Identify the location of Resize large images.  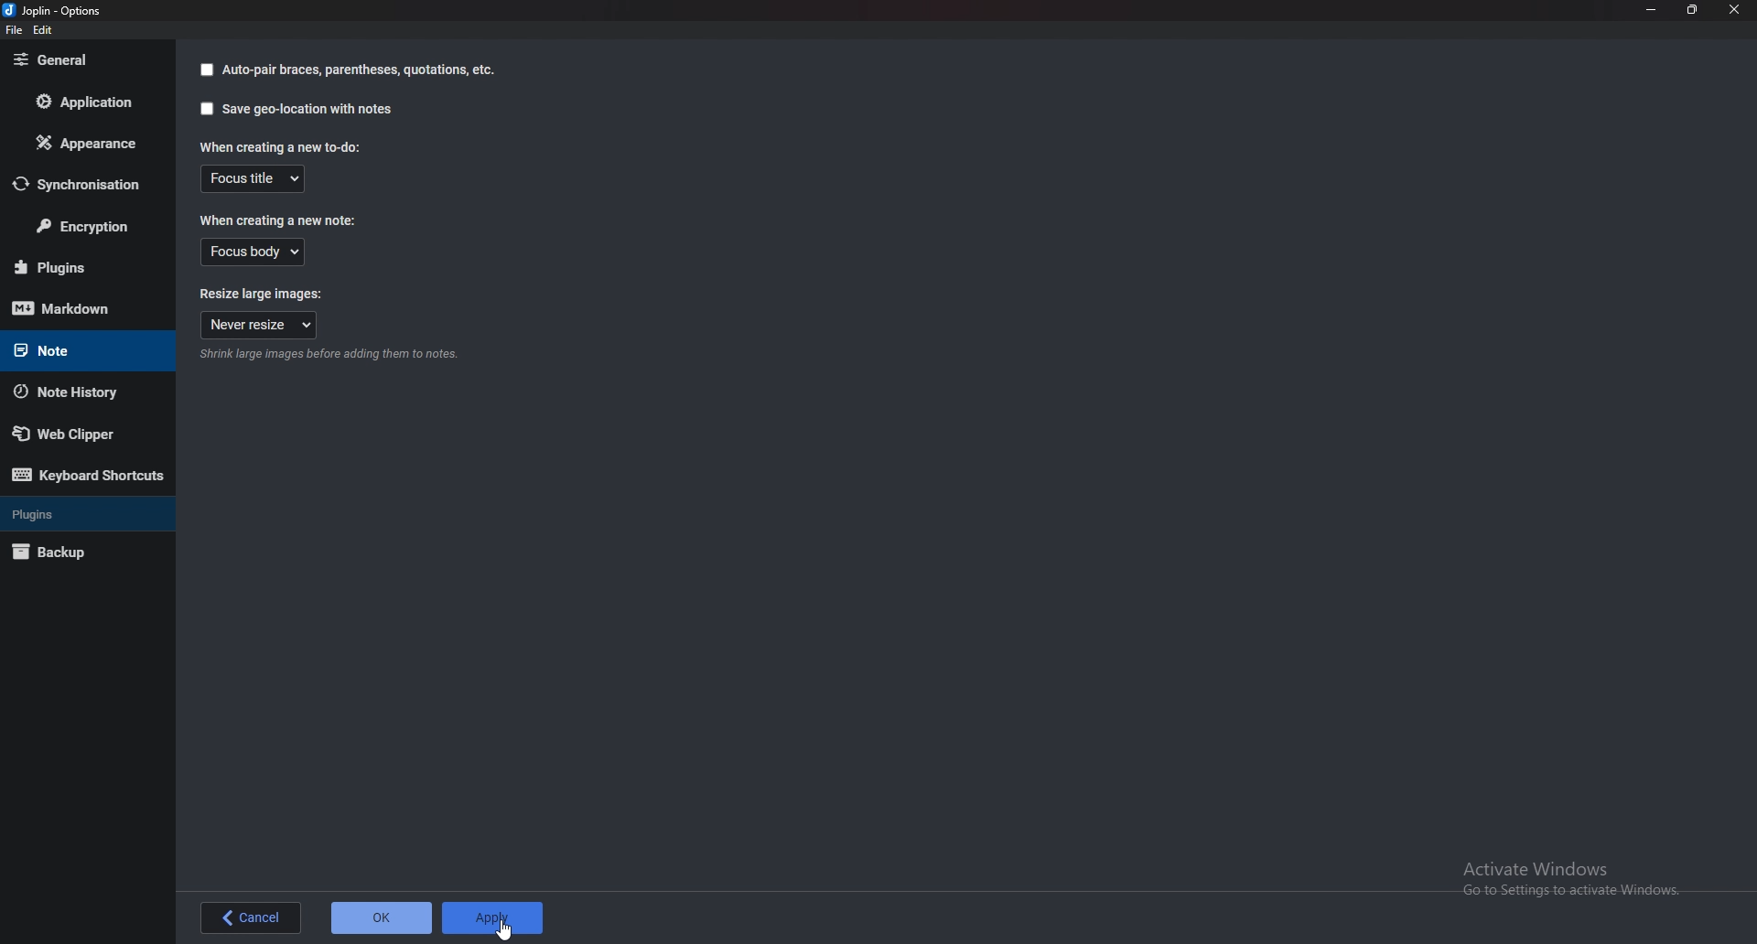
(254, 295).